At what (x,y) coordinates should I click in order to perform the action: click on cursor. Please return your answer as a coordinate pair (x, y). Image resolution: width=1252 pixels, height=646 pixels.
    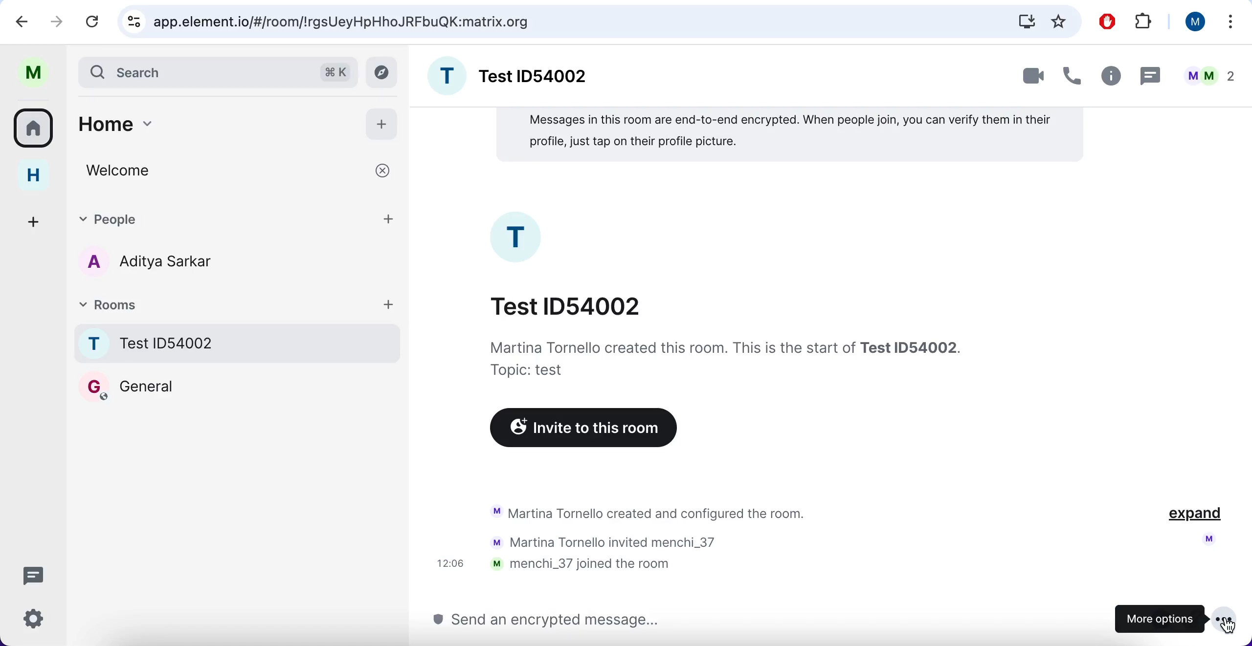
    Looking at the image, I should click on (1230, 628).